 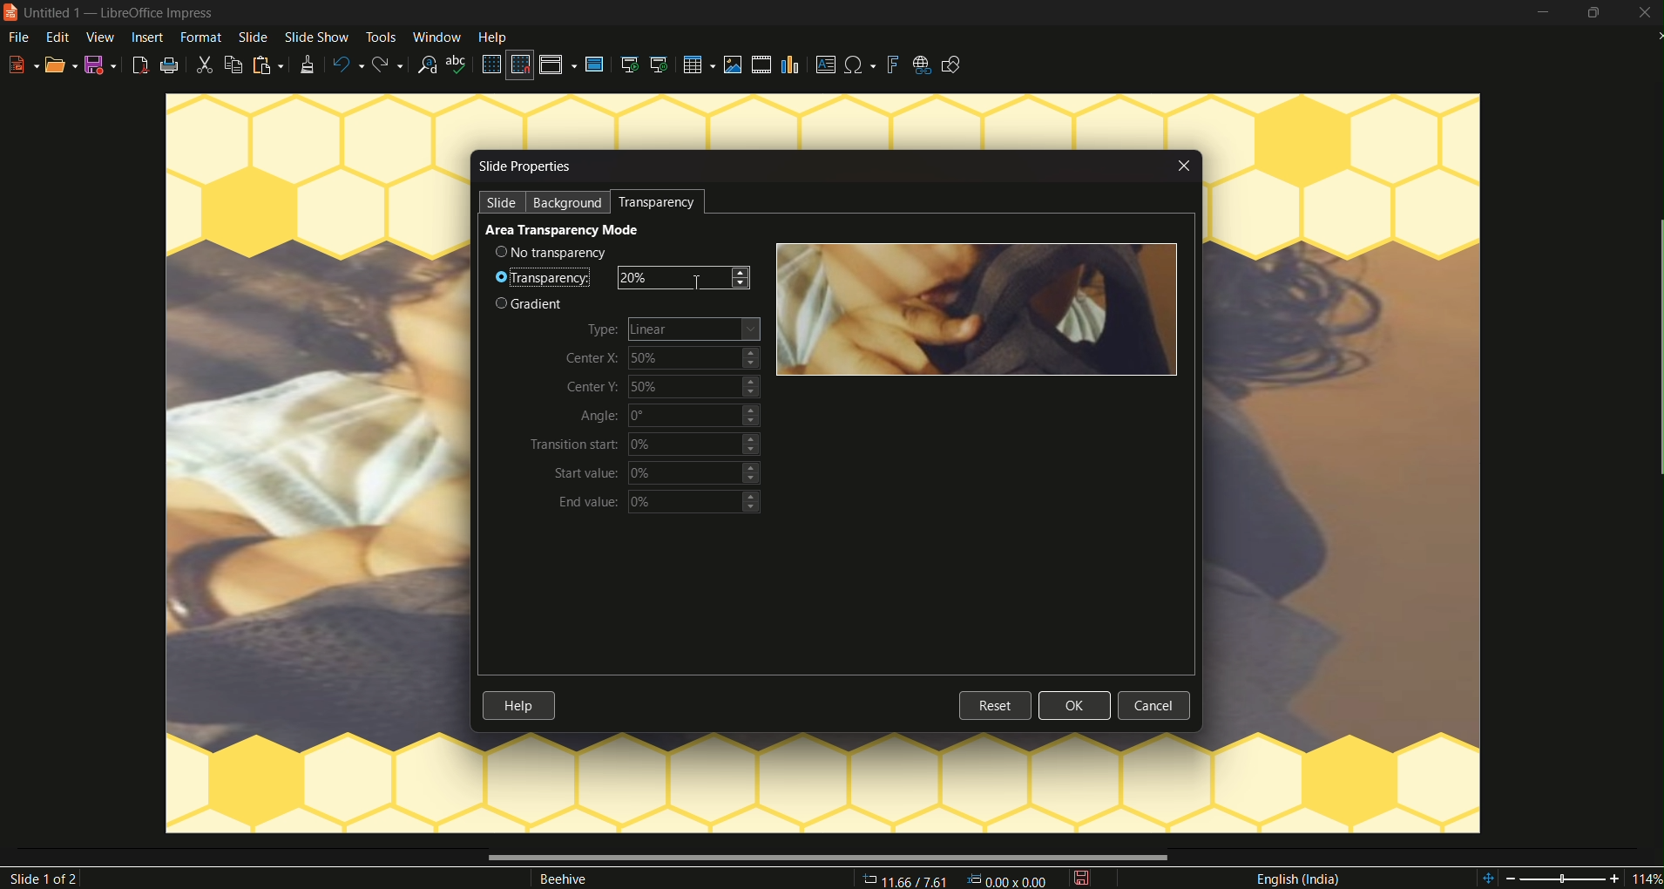 I want to click on insert textbox, so click(x=825, y=64).